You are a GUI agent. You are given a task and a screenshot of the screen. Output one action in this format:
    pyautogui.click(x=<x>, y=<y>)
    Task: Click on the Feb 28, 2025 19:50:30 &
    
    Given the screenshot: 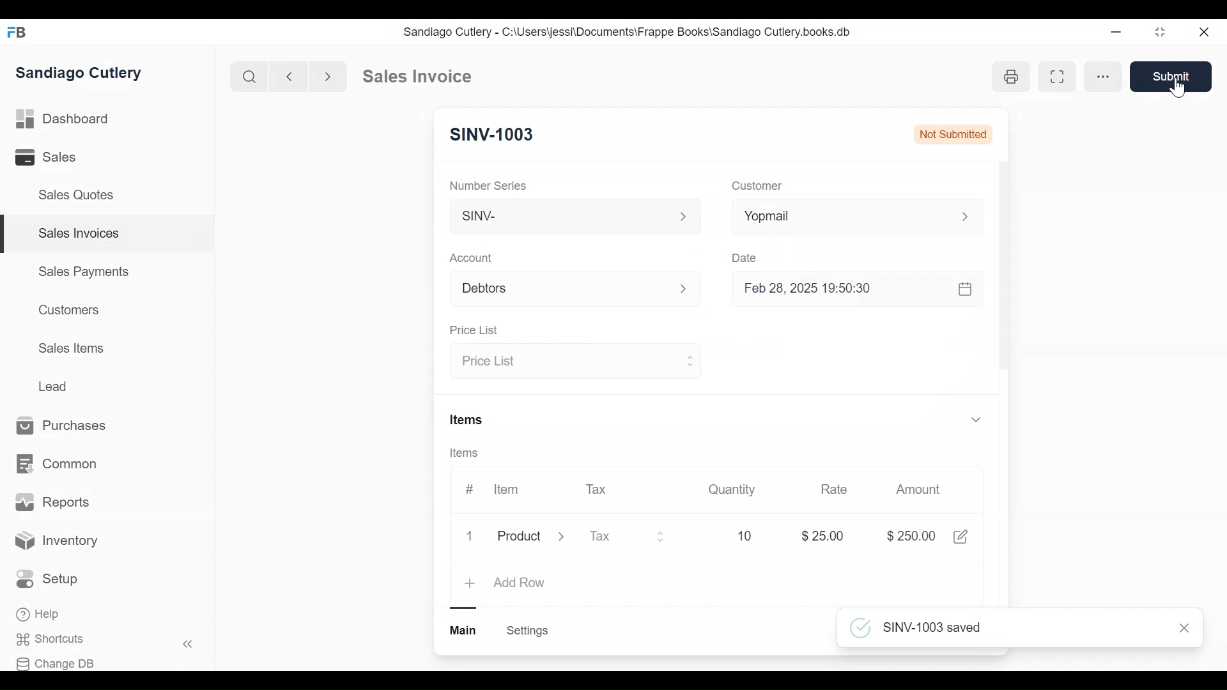 What is the action you would take?
    pyautogui.click(x=860, y=290)
    